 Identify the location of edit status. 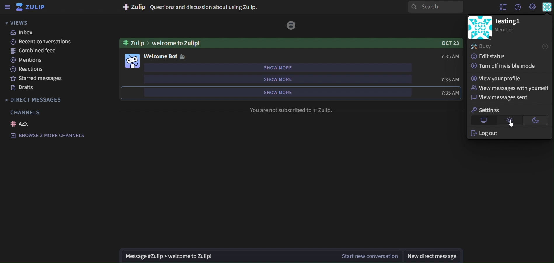
(489, 56).